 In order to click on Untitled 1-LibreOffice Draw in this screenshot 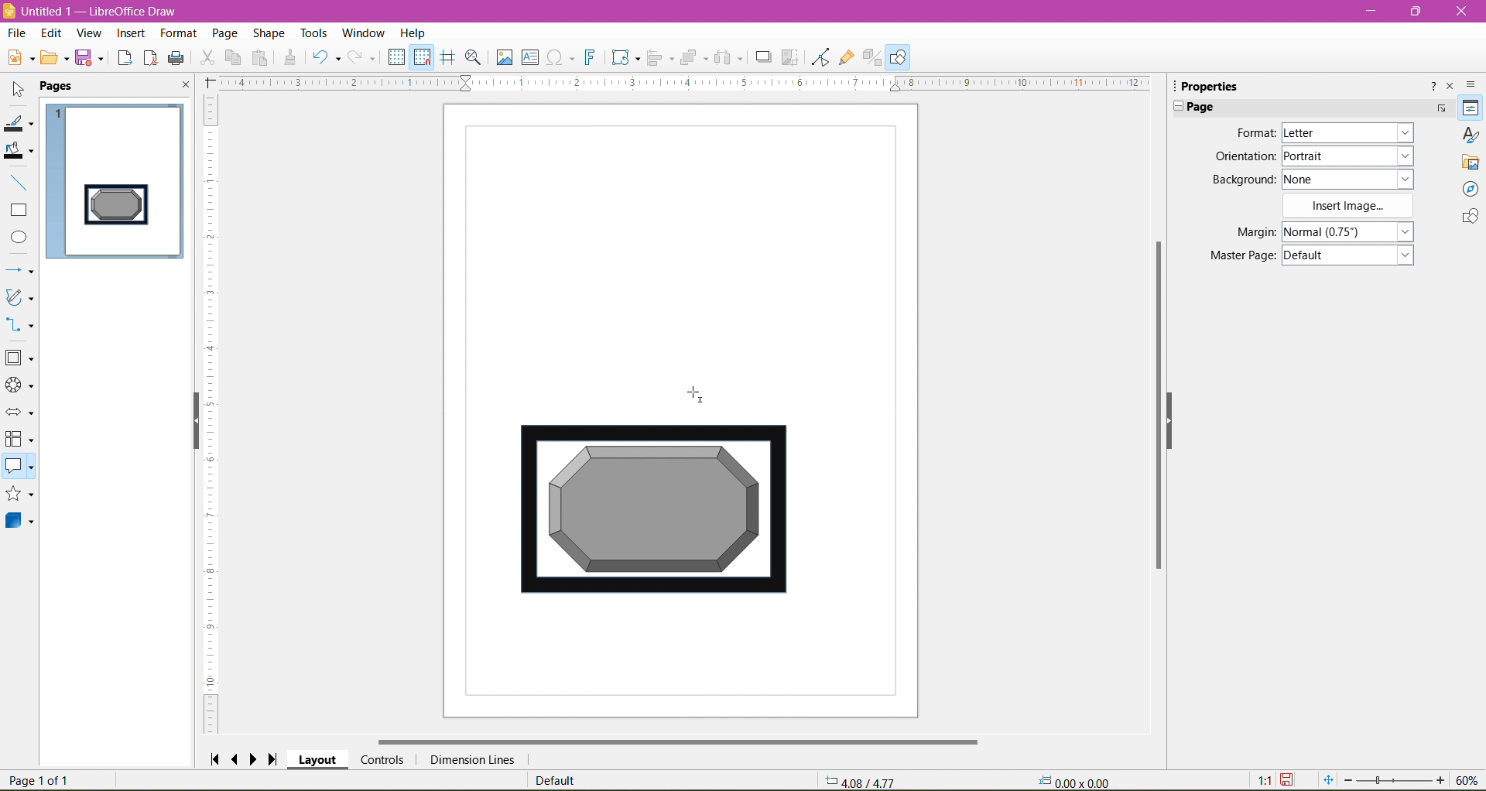, I will do `click(106, 10)`.